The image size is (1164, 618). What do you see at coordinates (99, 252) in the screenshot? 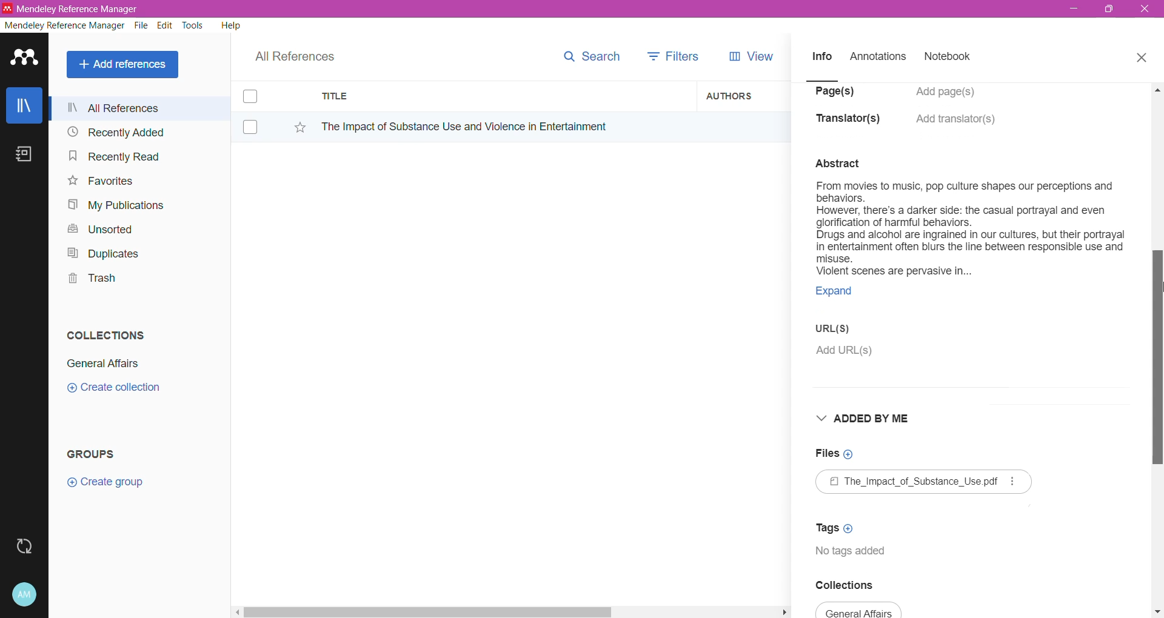
I see `Duplicates` at bounding box center [99, 252].